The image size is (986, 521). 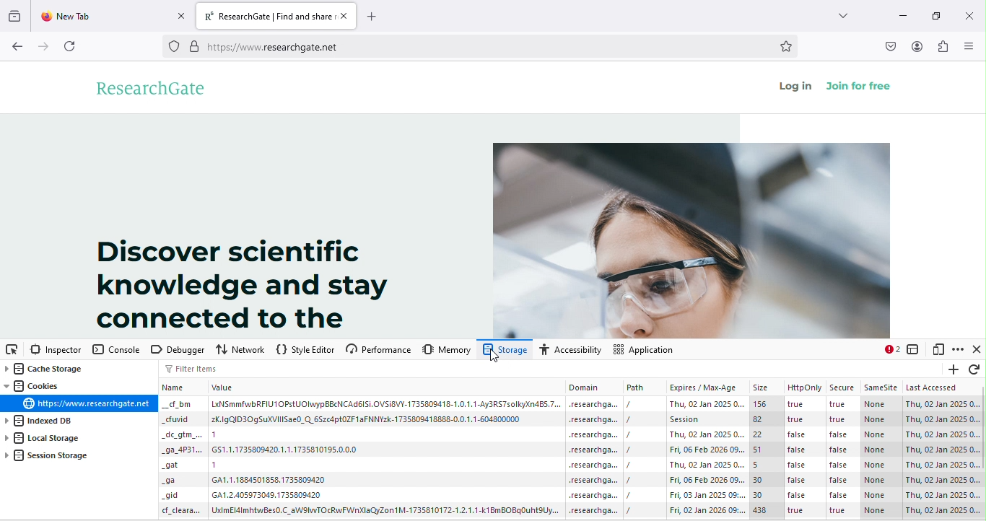 What do you see at coordinates (696, 419) in the screenshot?
I see `session` at bounding box center [696, 419].